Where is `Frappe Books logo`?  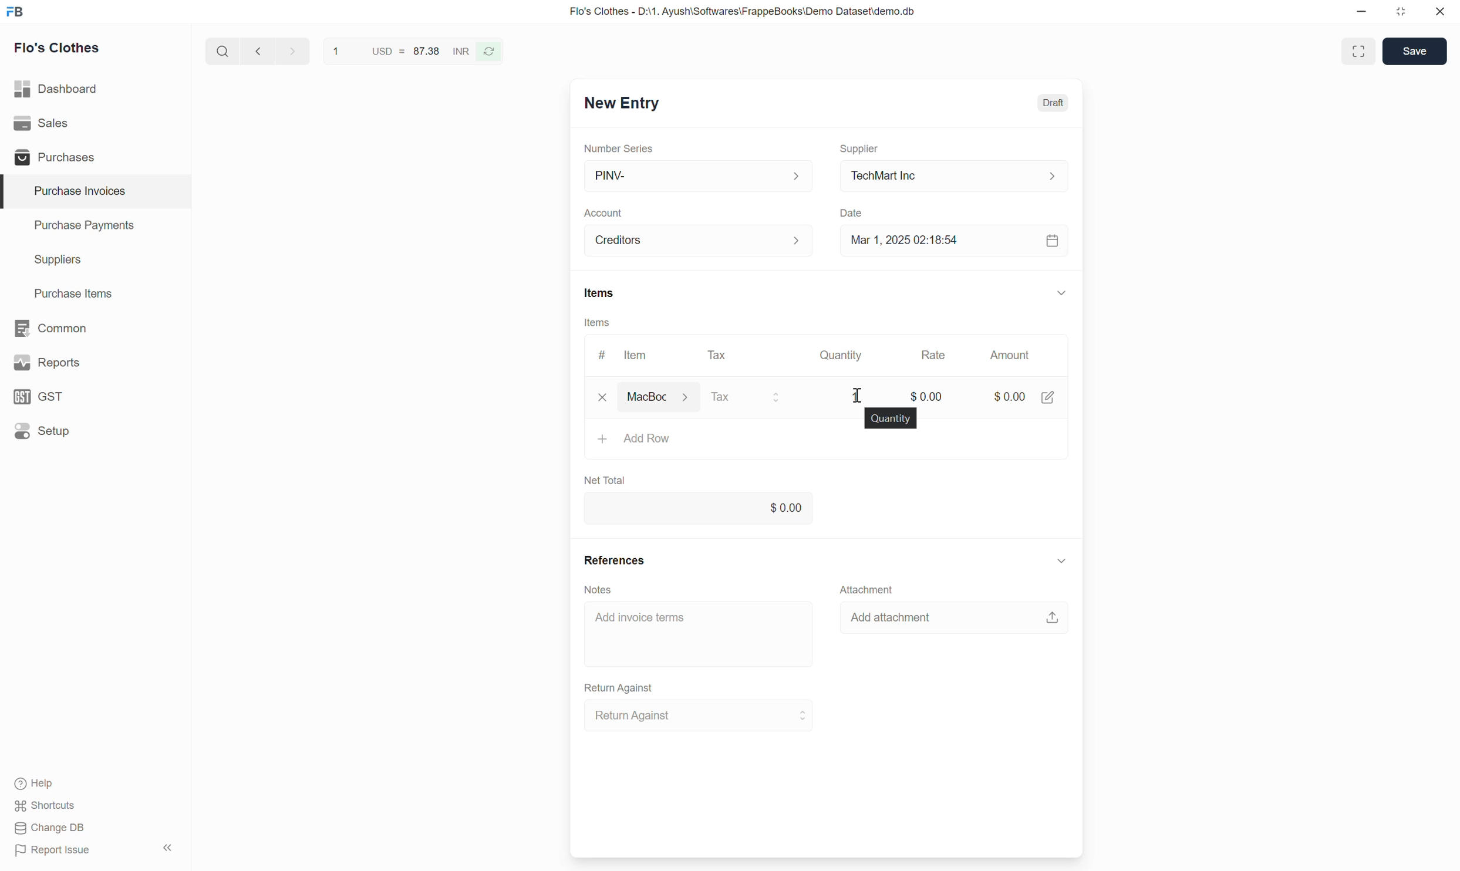
Frappe Books logo is located at coordinates (15, 11).